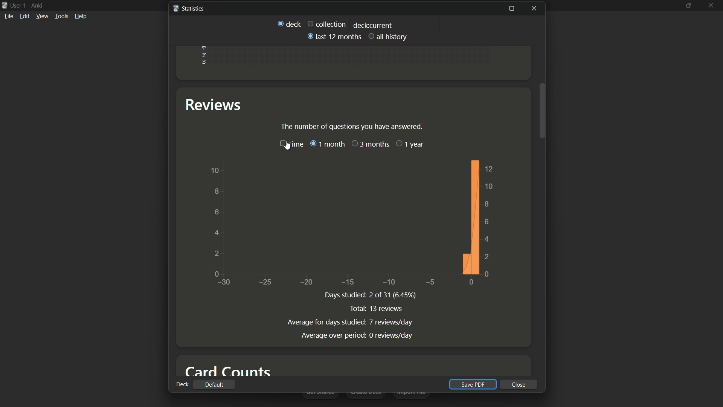  I want to click on view menu, so click(42, 16).